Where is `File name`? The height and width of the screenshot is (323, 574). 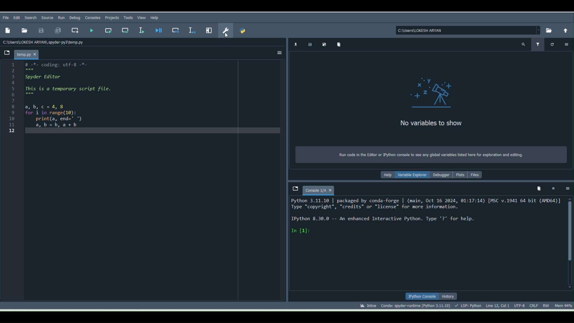 File name is located at coordinates (28, 54).